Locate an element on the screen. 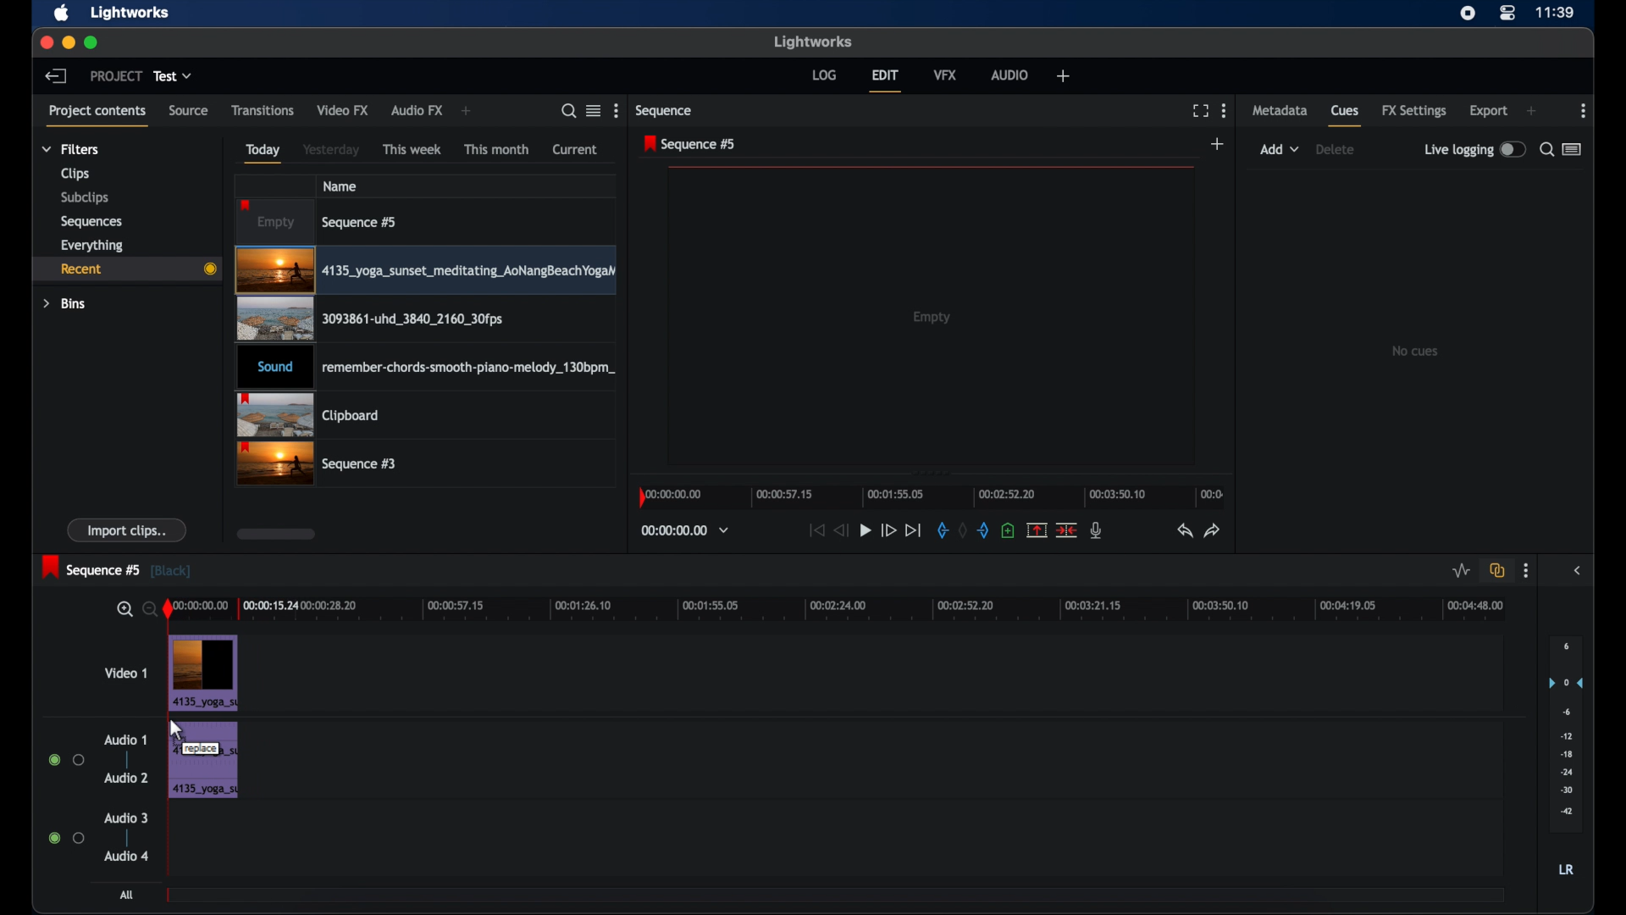 The image size is (1626, 915). jump to end is located at coordinates (914, 531).